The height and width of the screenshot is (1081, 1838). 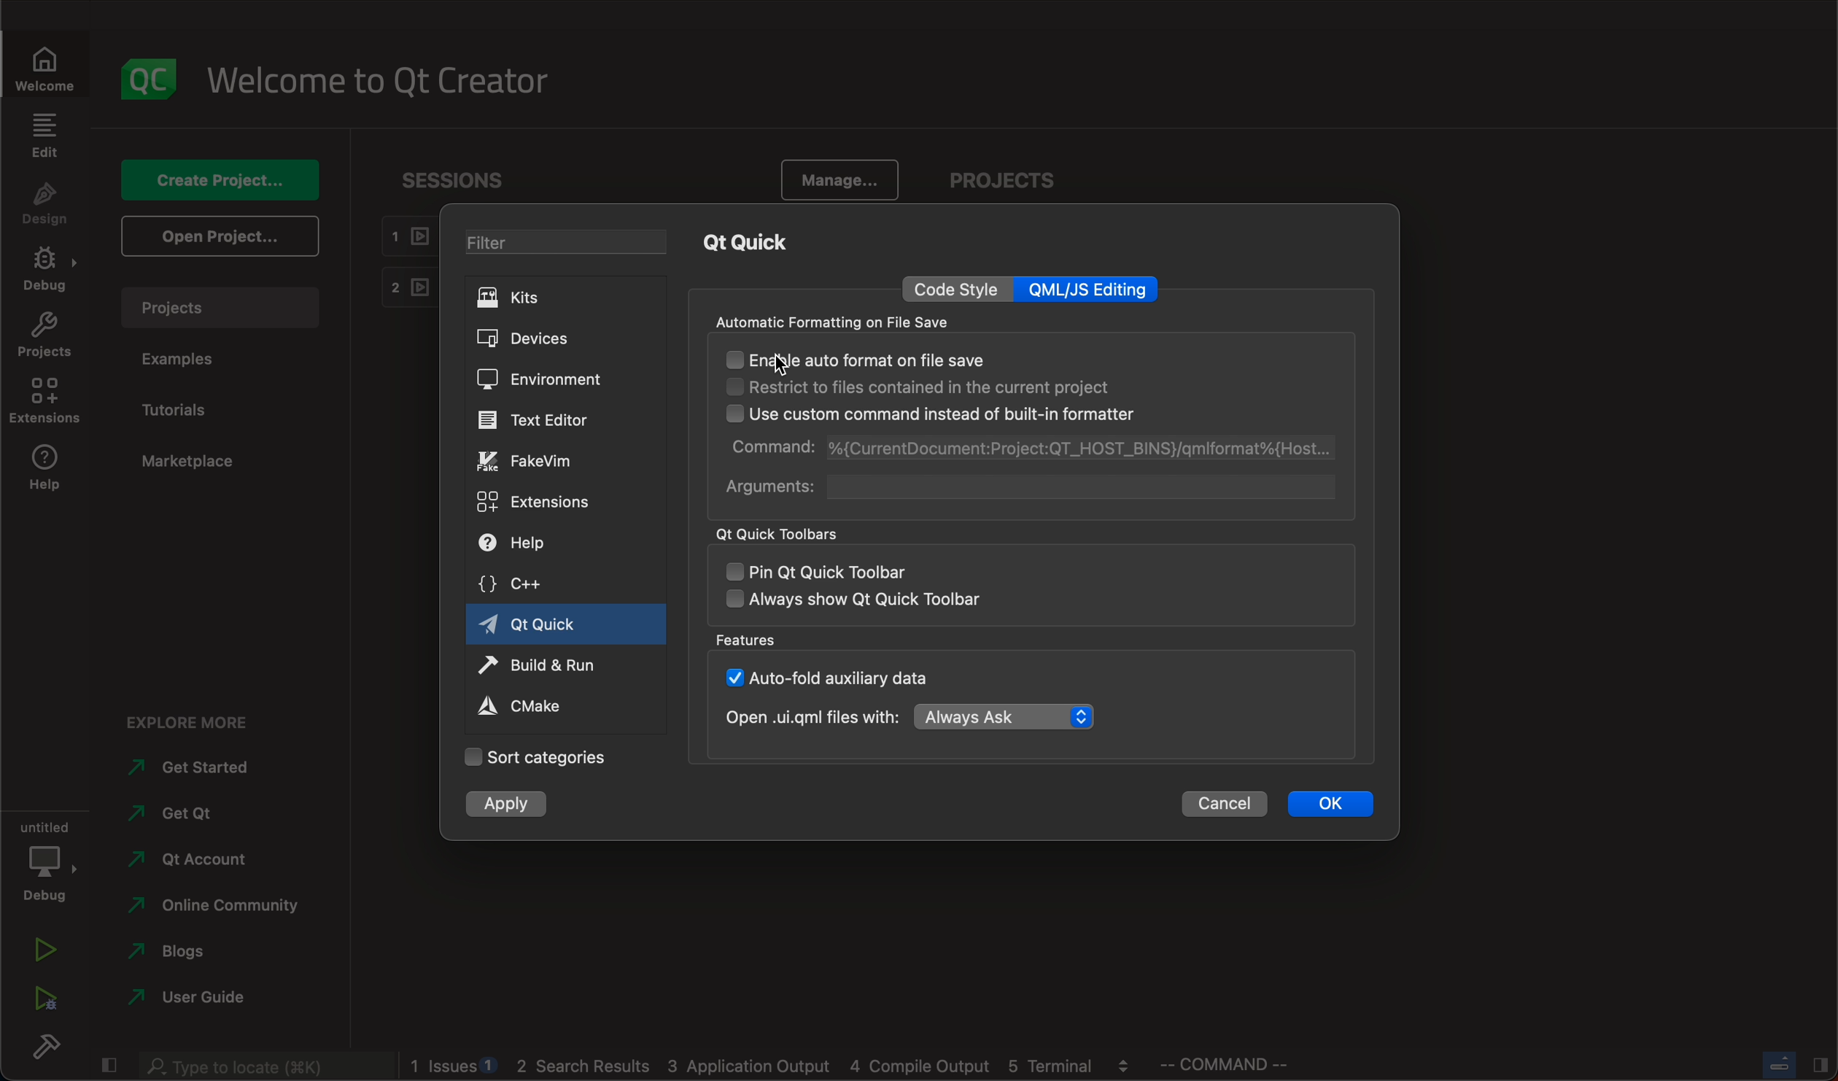 I want to click on automatic formatting, so click(x=830, y=319).